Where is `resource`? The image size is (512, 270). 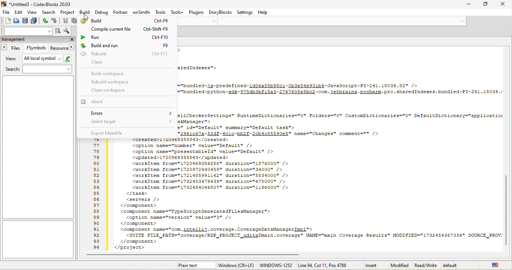
resource is located at coordinates (62, 49).